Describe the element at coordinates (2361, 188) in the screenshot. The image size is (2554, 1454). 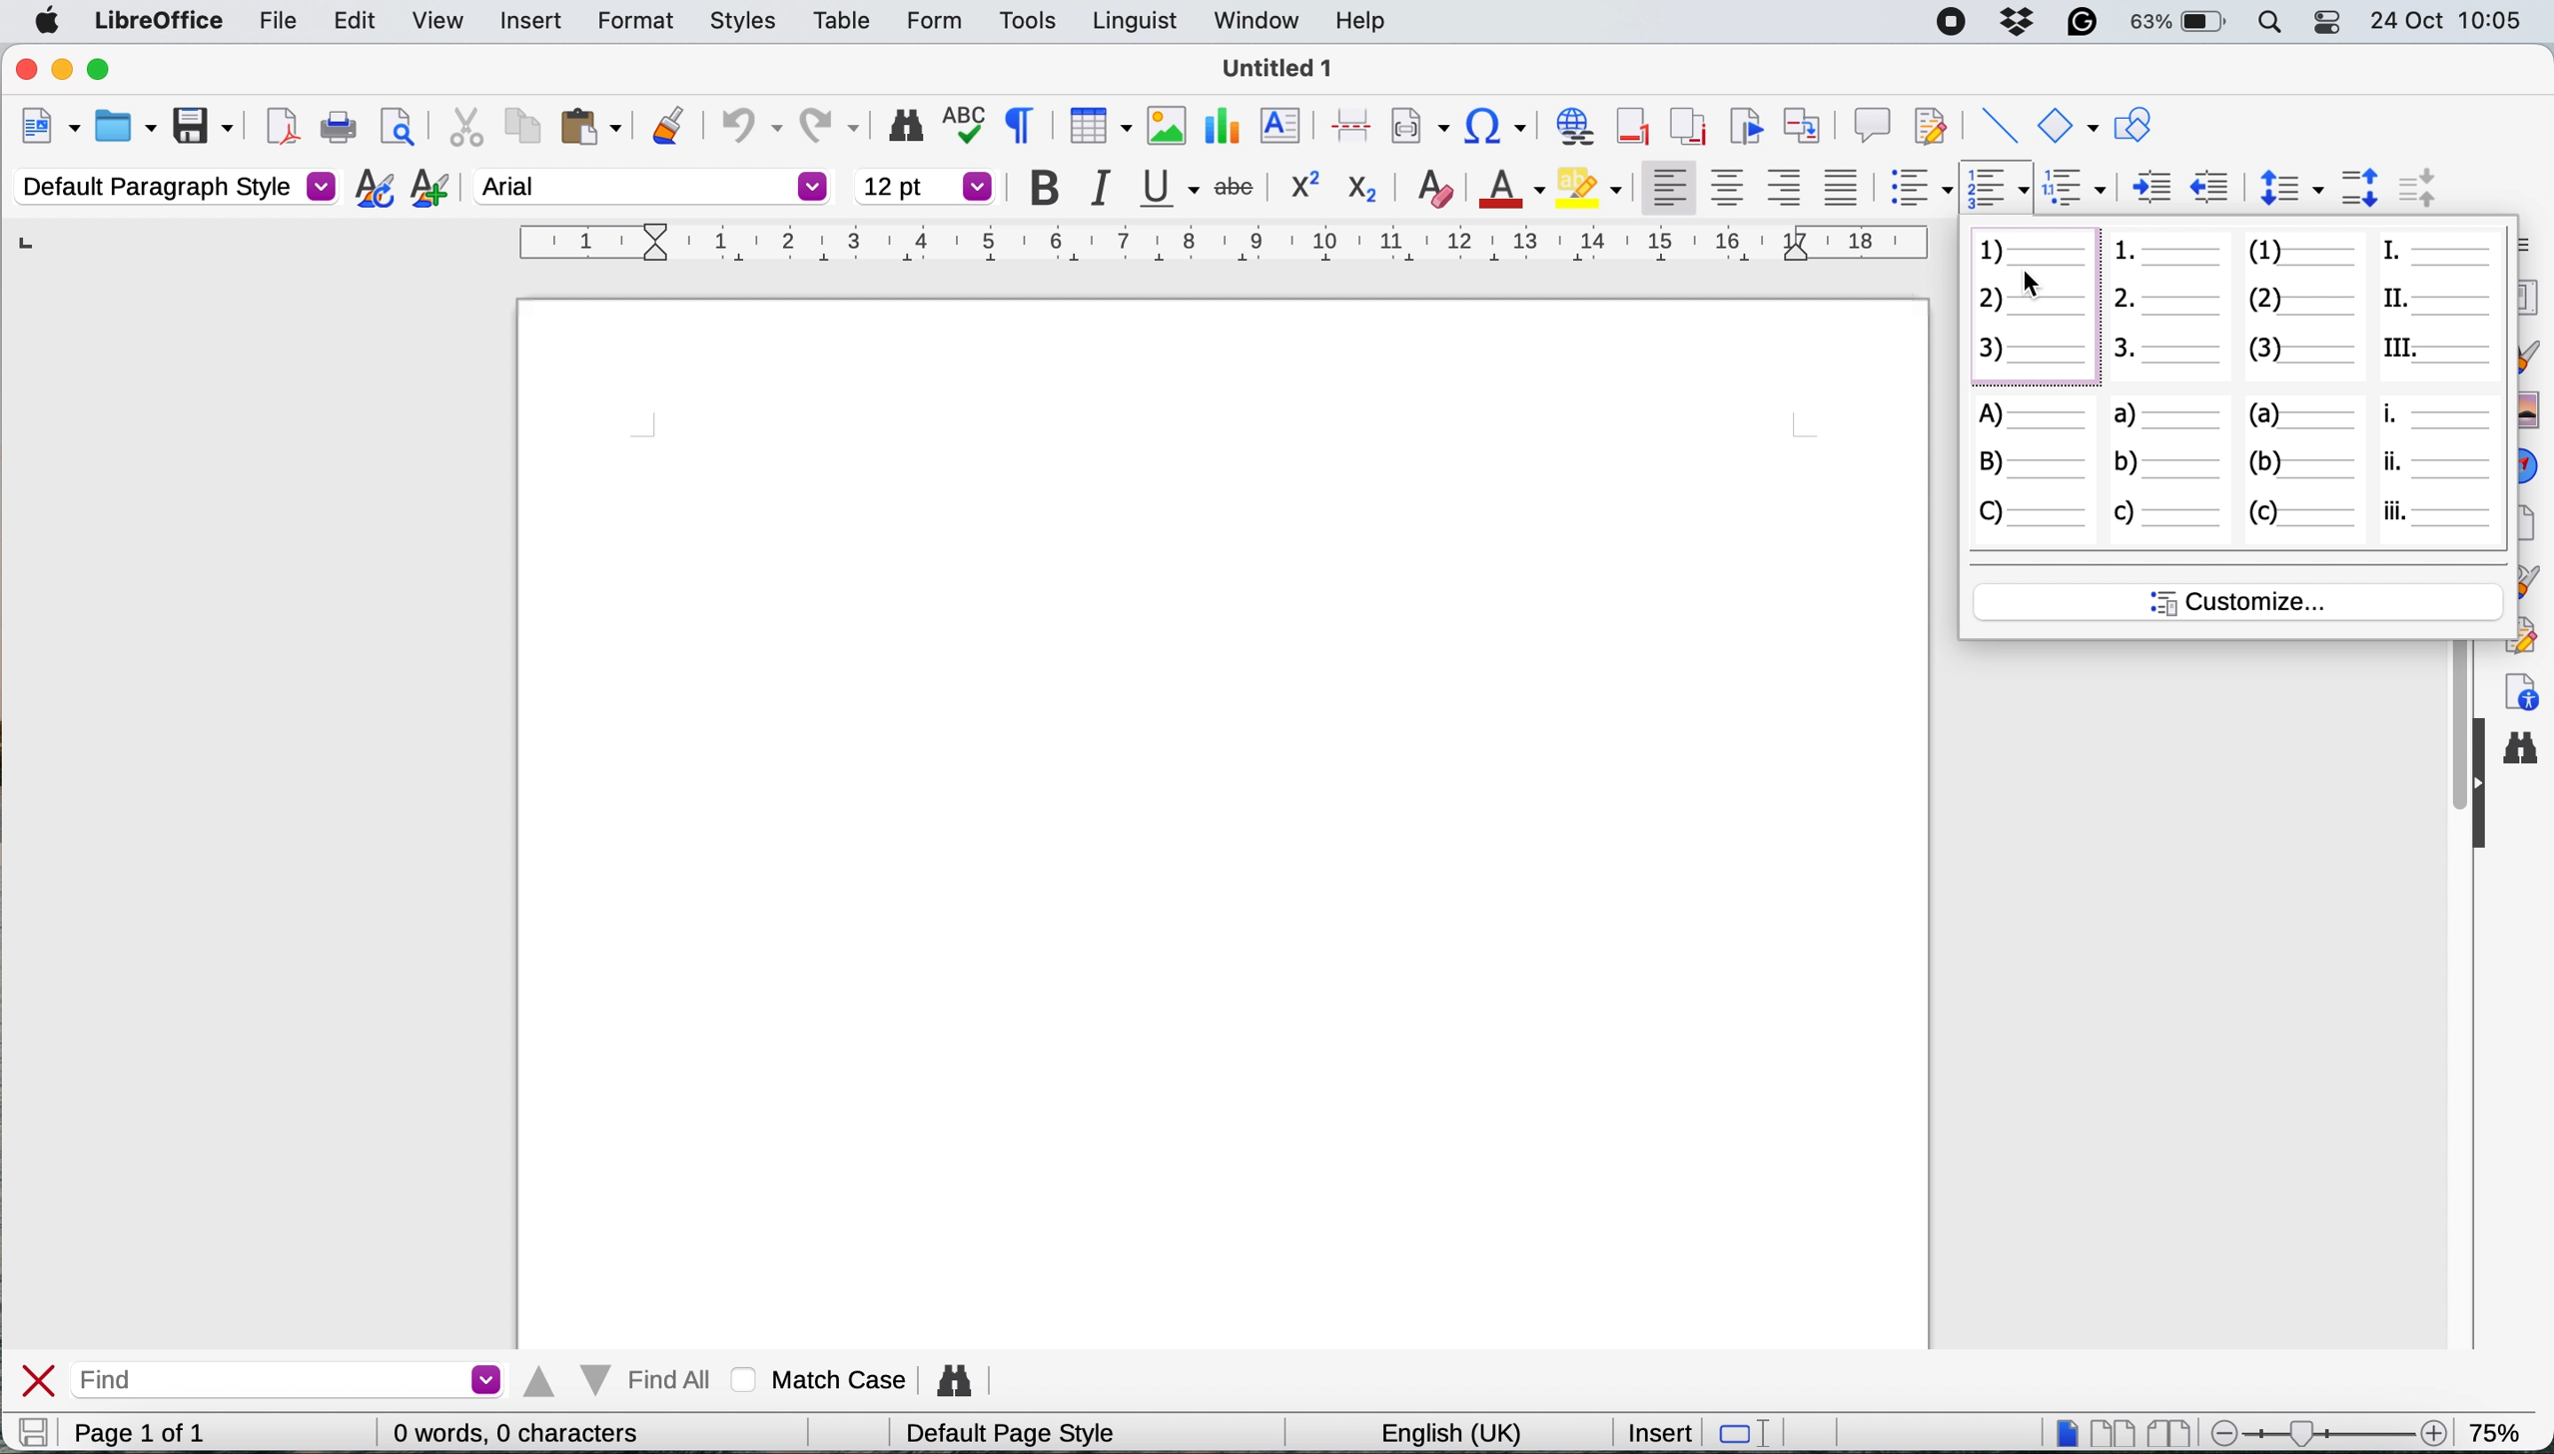
I see `increase paragraph spacing` at that location.